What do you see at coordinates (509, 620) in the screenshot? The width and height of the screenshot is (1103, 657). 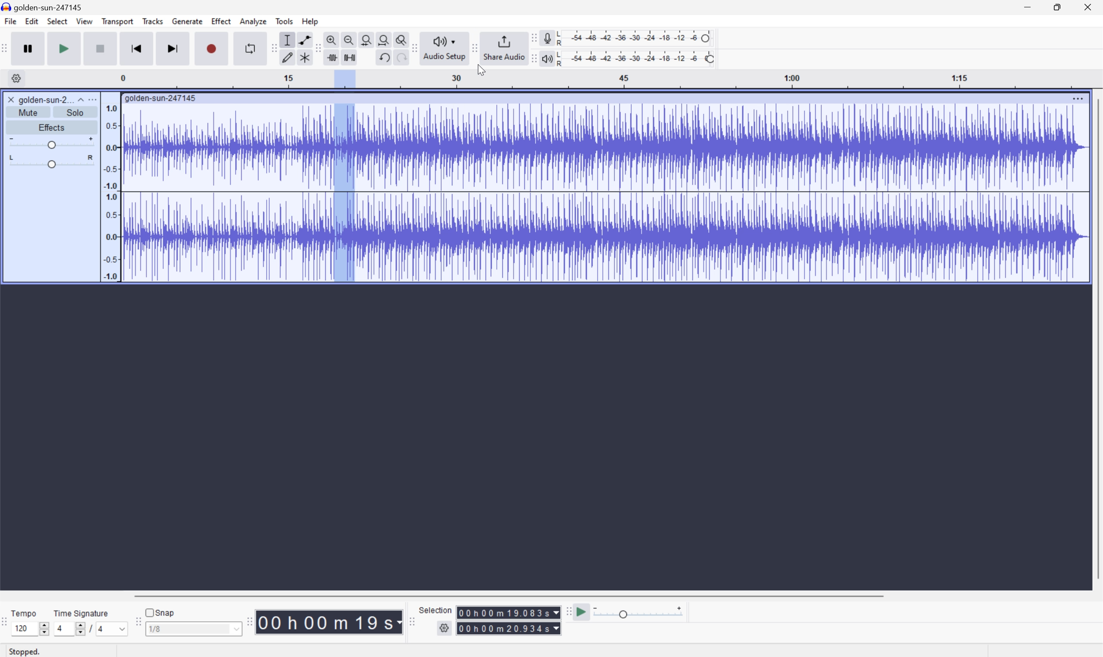 I see `Selection` at bounding box center [509, 620].